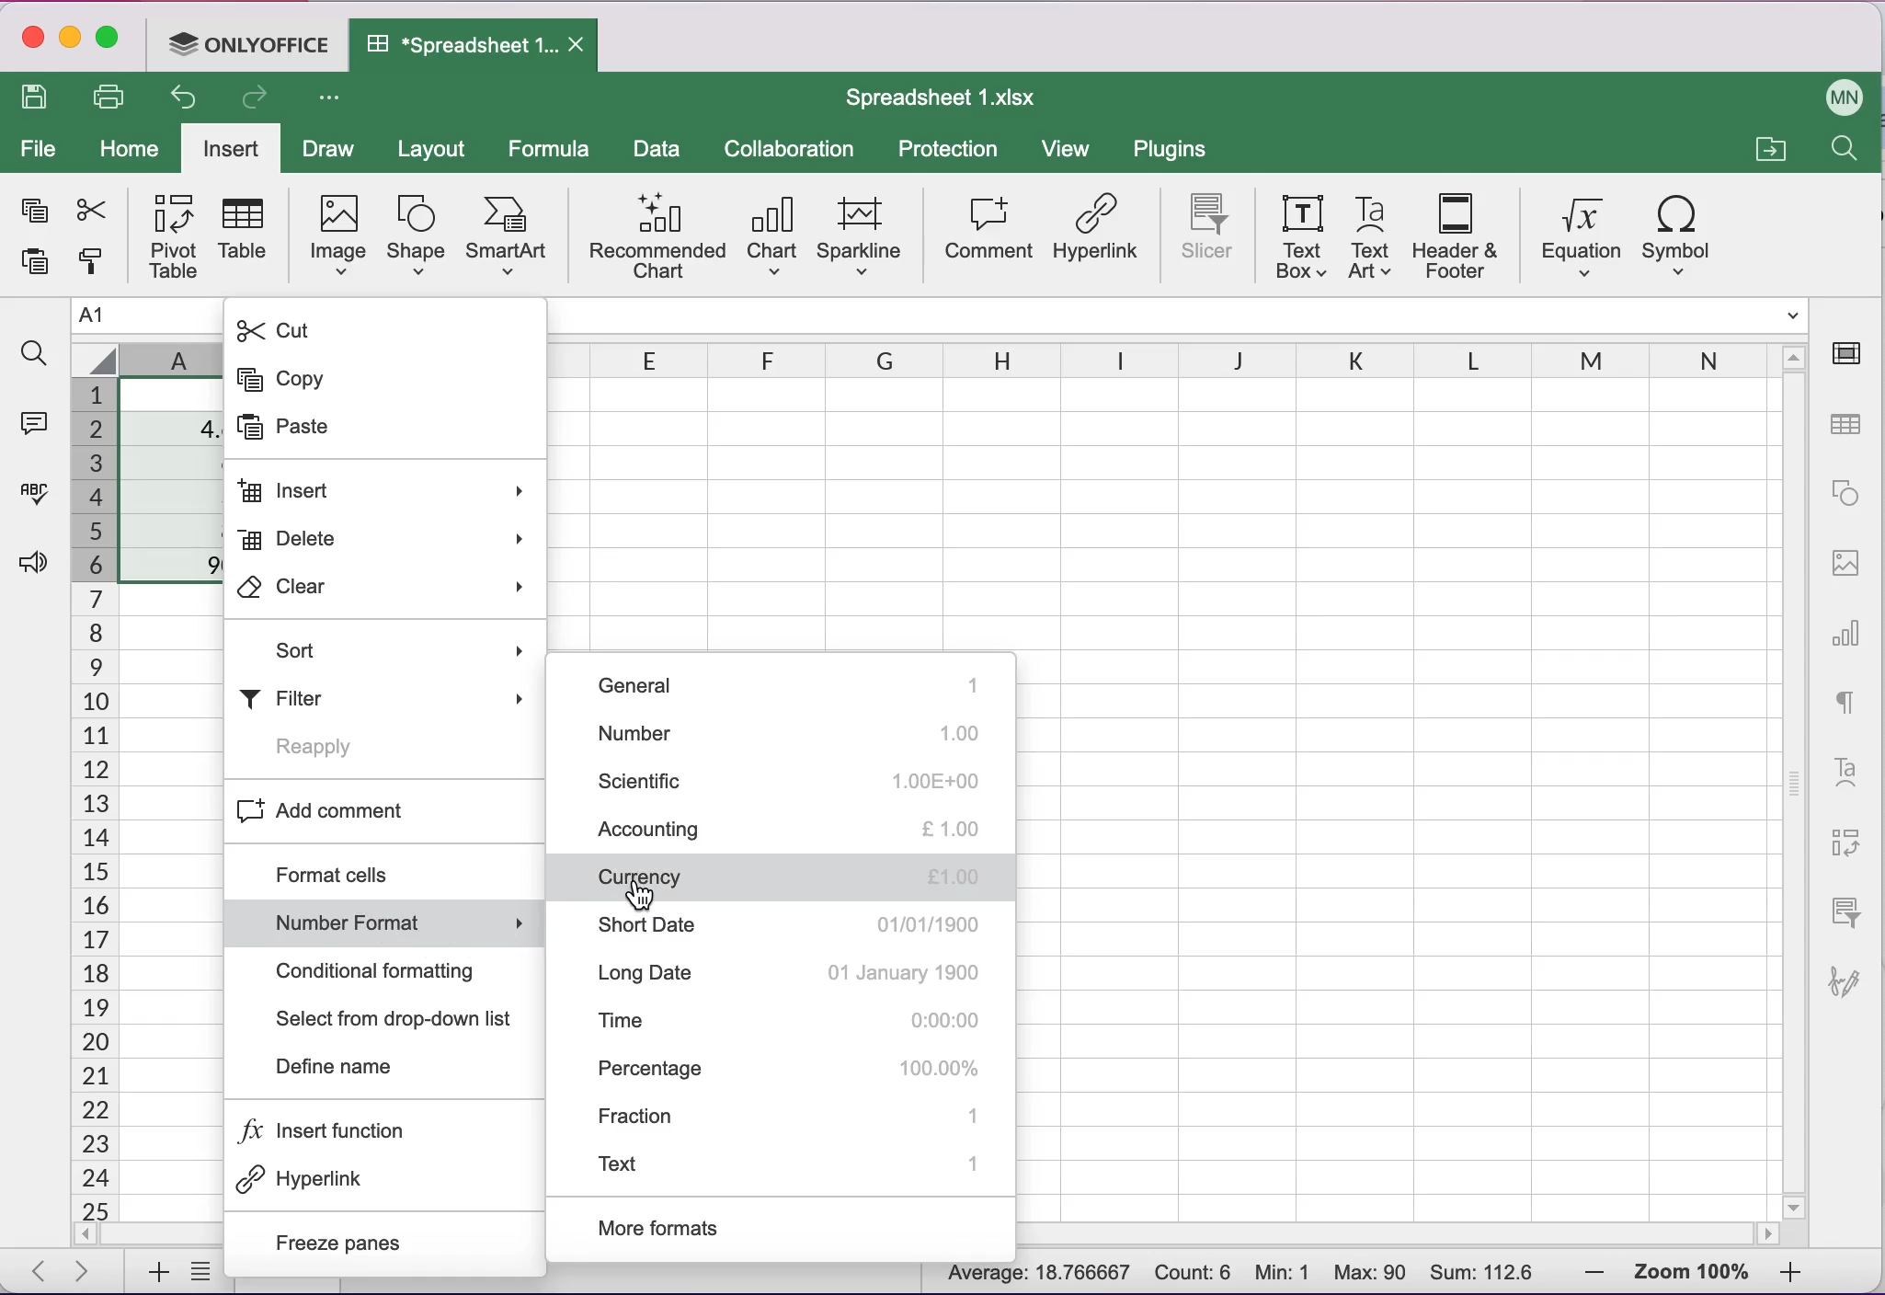  I want to click on Copy, so click(331, 380).